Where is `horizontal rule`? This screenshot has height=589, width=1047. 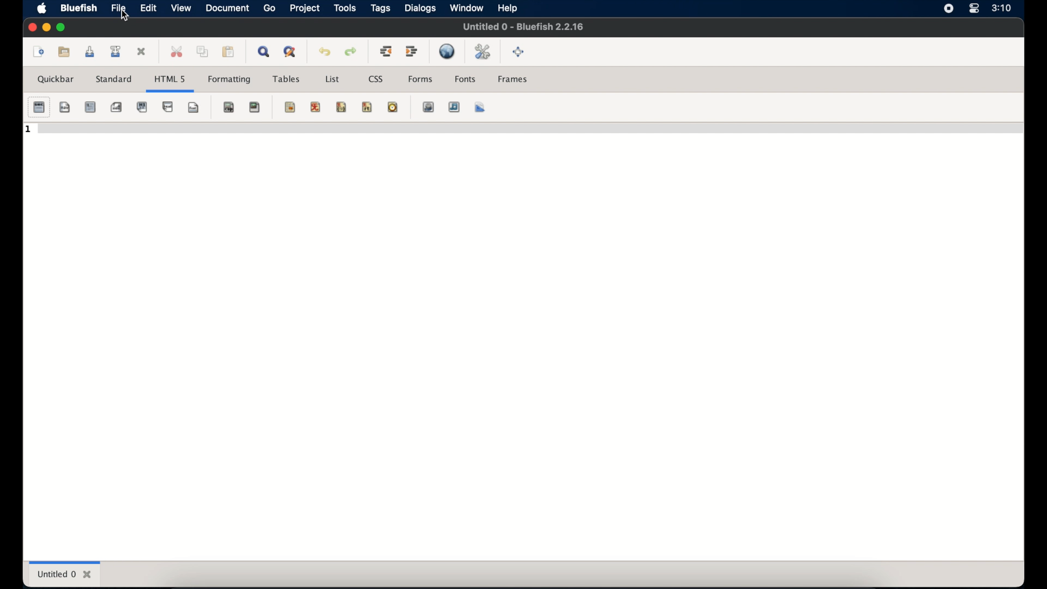 horizontal rule is located at coordinates (280, 107).